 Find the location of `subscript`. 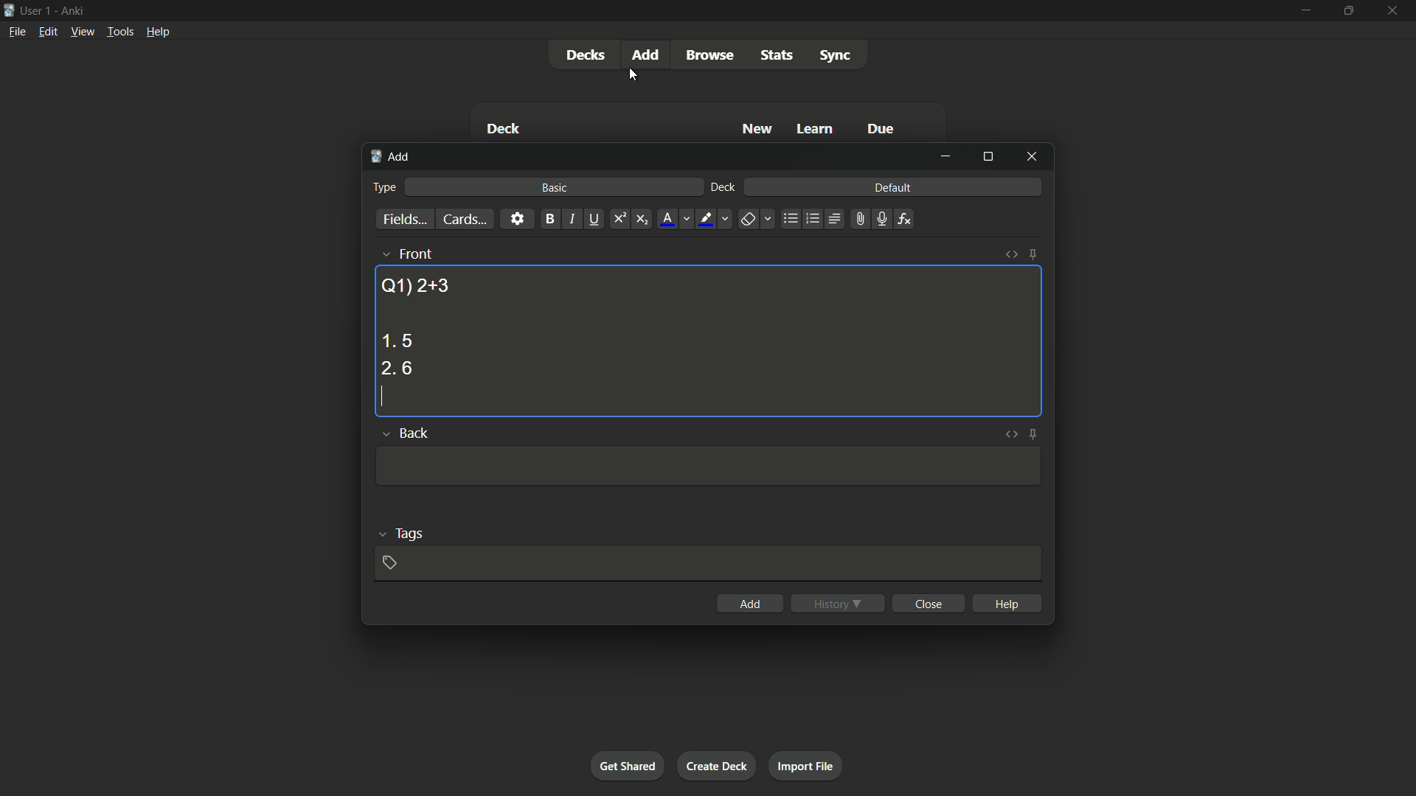

subscript is located at coordinates (642, 220).